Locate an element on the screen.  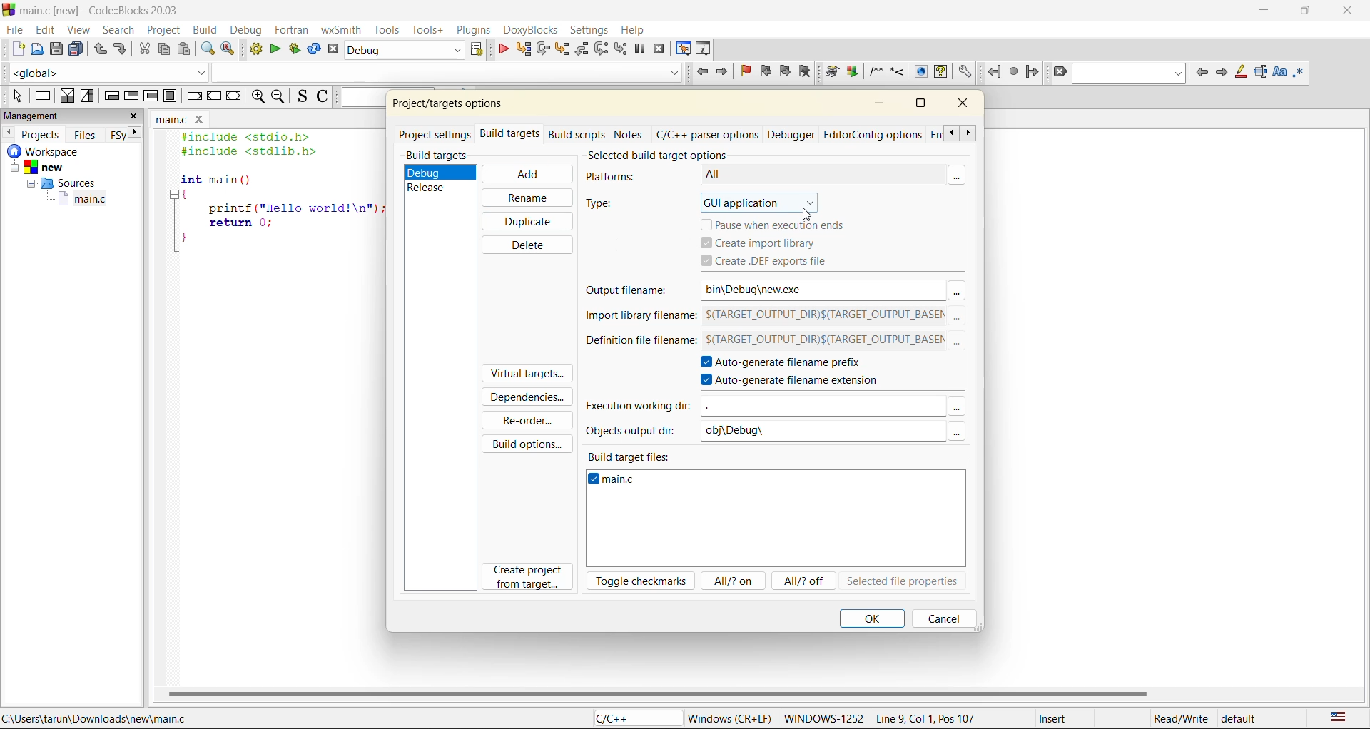
scroll back is located at coordinates (949, 133).